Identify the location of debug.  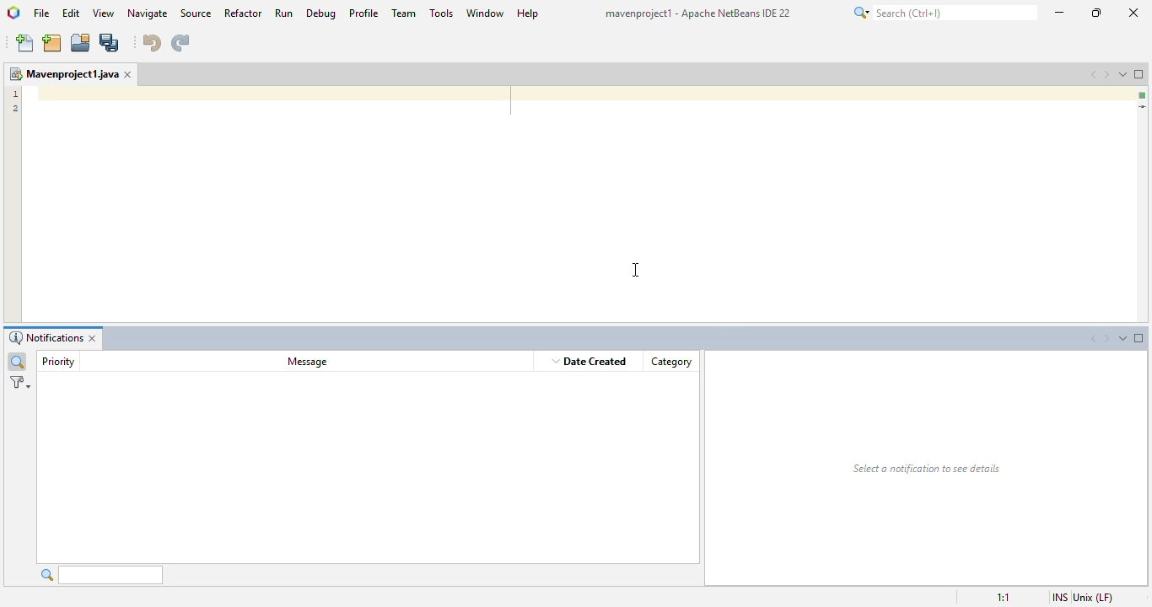
(321, 13).